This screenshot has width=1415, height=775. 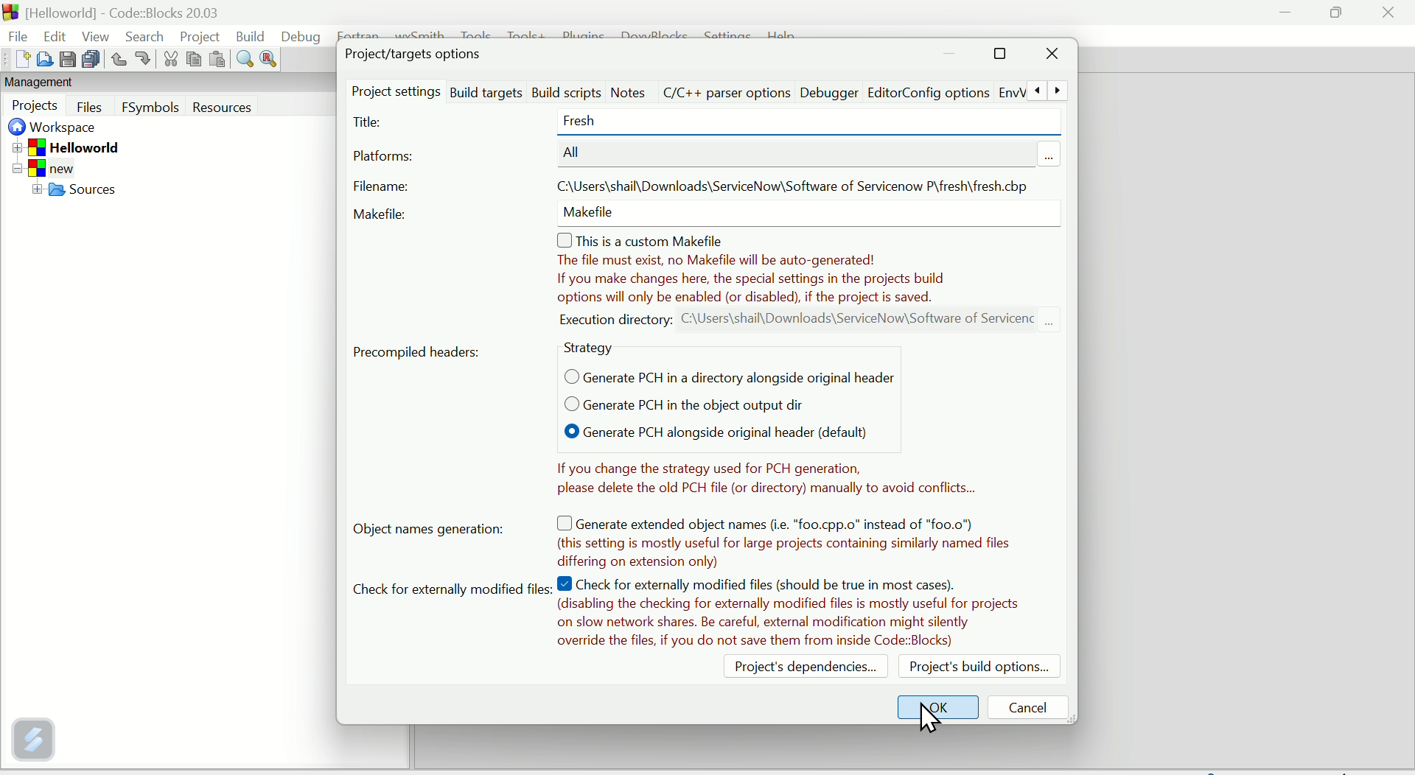 I want to click on Build, so click(x=252, y=35).